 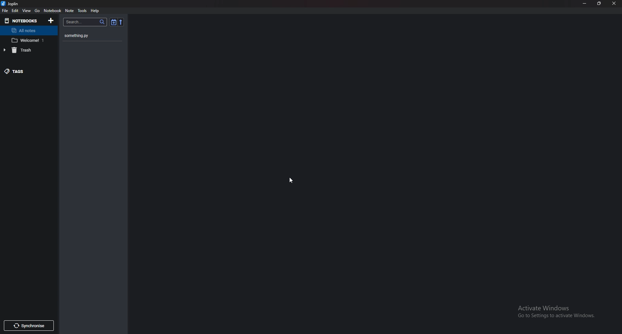 I want to click on Notebook, so click(x=52, y=11).